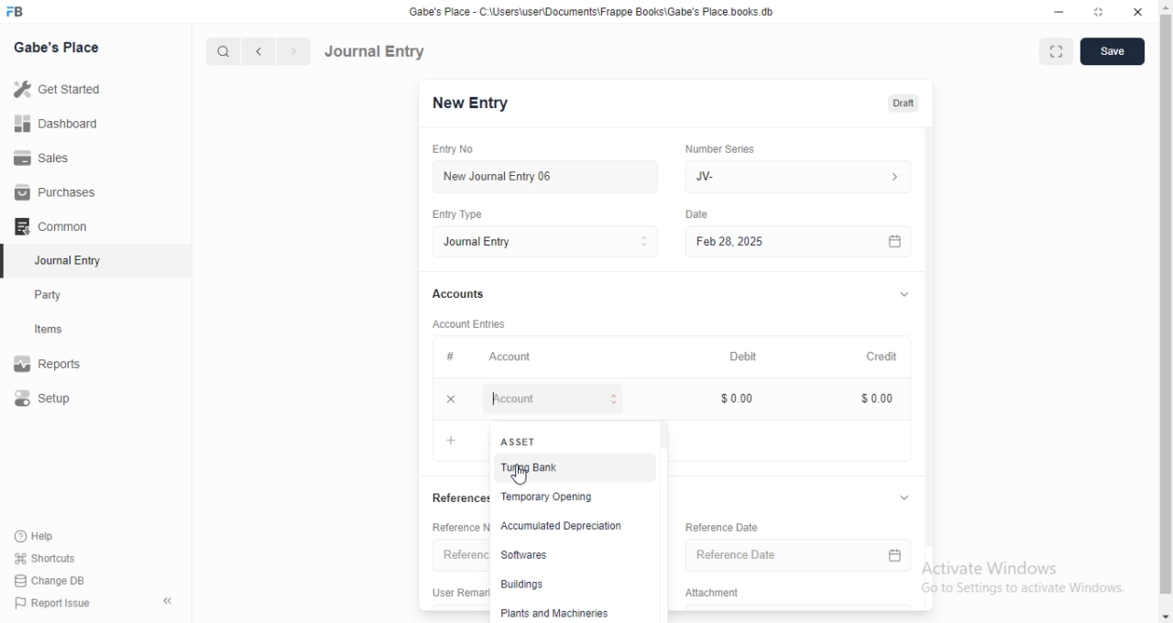  I want to click on Accounts., so click(475, 295).